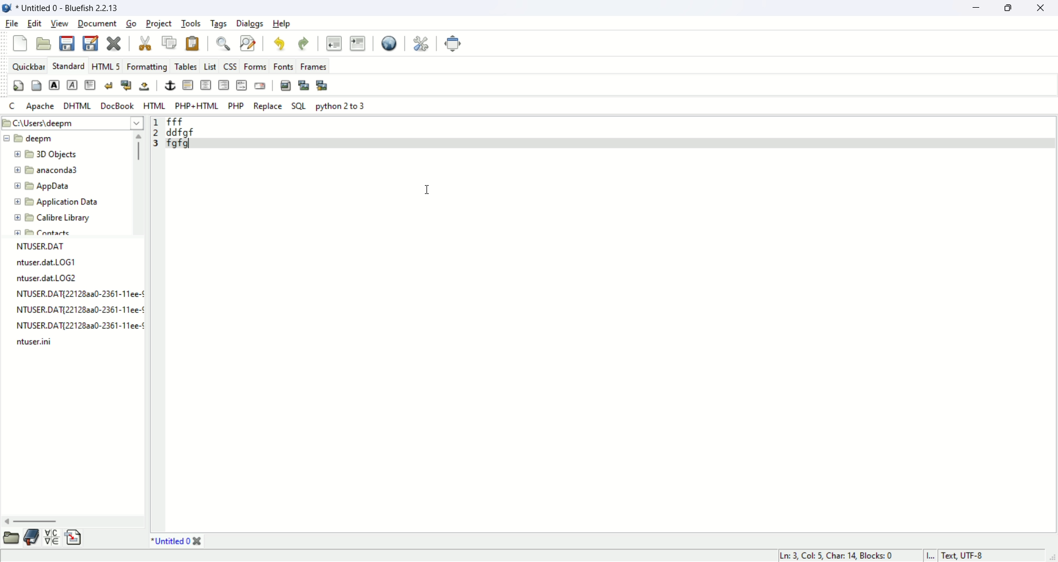 The height and width of the screenshot is (562, 1058). What do you see at coordinates (283, 24) in the screenshot?
I see `help` at bounding box center [283, 24].